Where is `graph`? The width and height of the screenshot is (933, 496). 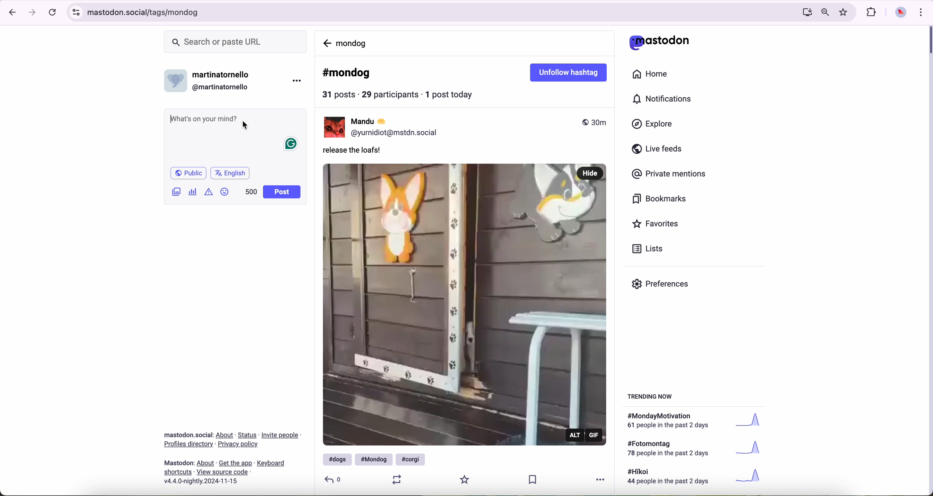
graph is located at coordinates (752, 450).